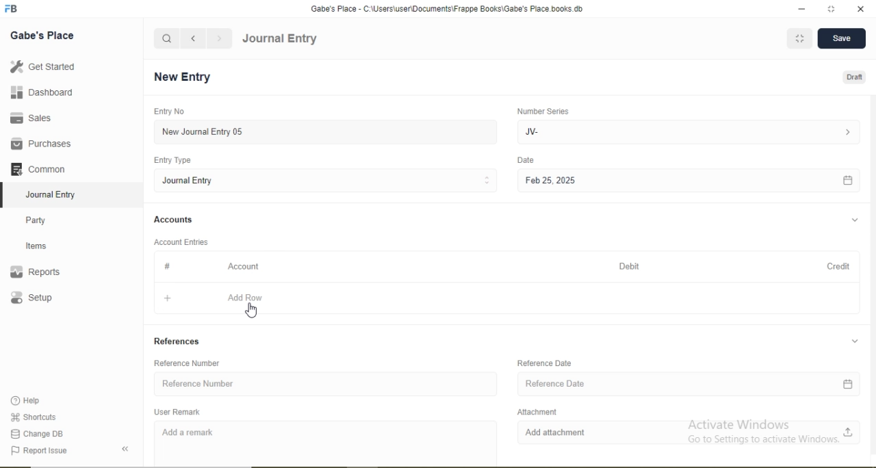  I want to click on logo, so click(12, 9).